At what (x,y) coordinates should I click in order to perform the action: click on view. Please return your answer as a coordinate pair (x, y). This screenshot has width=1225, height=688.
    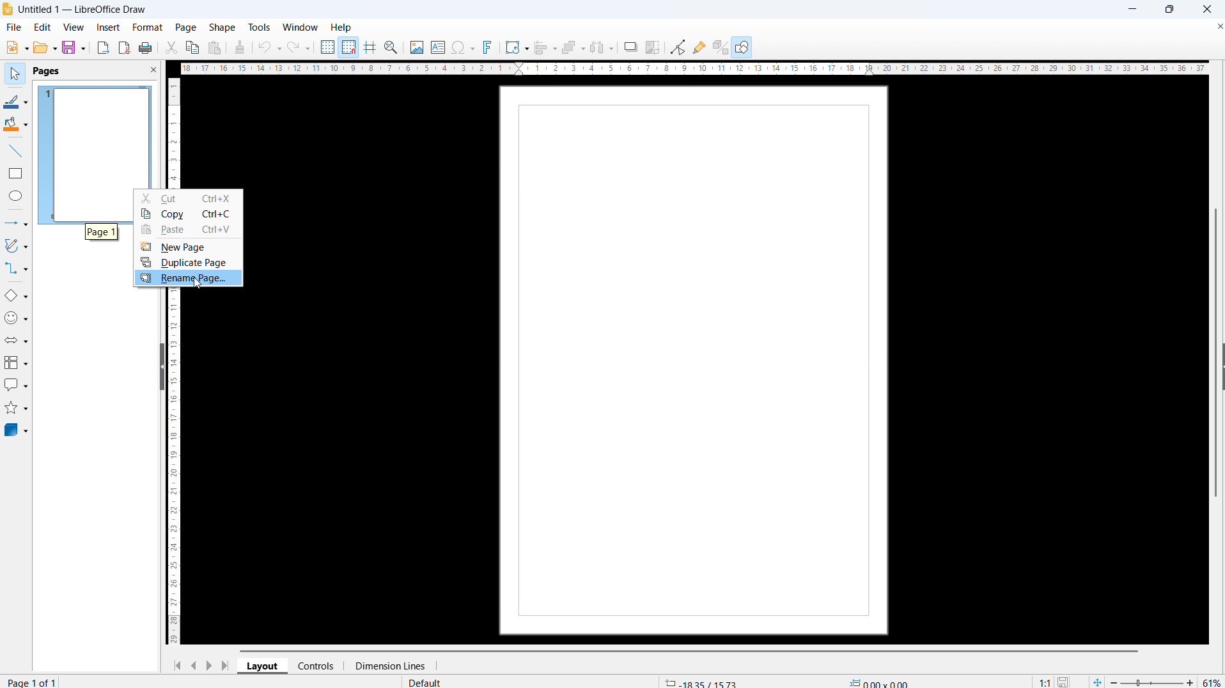
    Looking at the image, I should click on (73, 28).